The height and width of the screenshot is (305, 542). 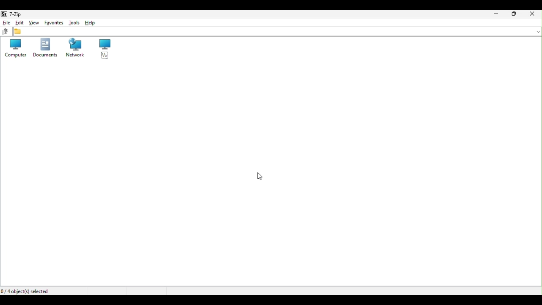 I want to click on up, so click(x=5, y=31).